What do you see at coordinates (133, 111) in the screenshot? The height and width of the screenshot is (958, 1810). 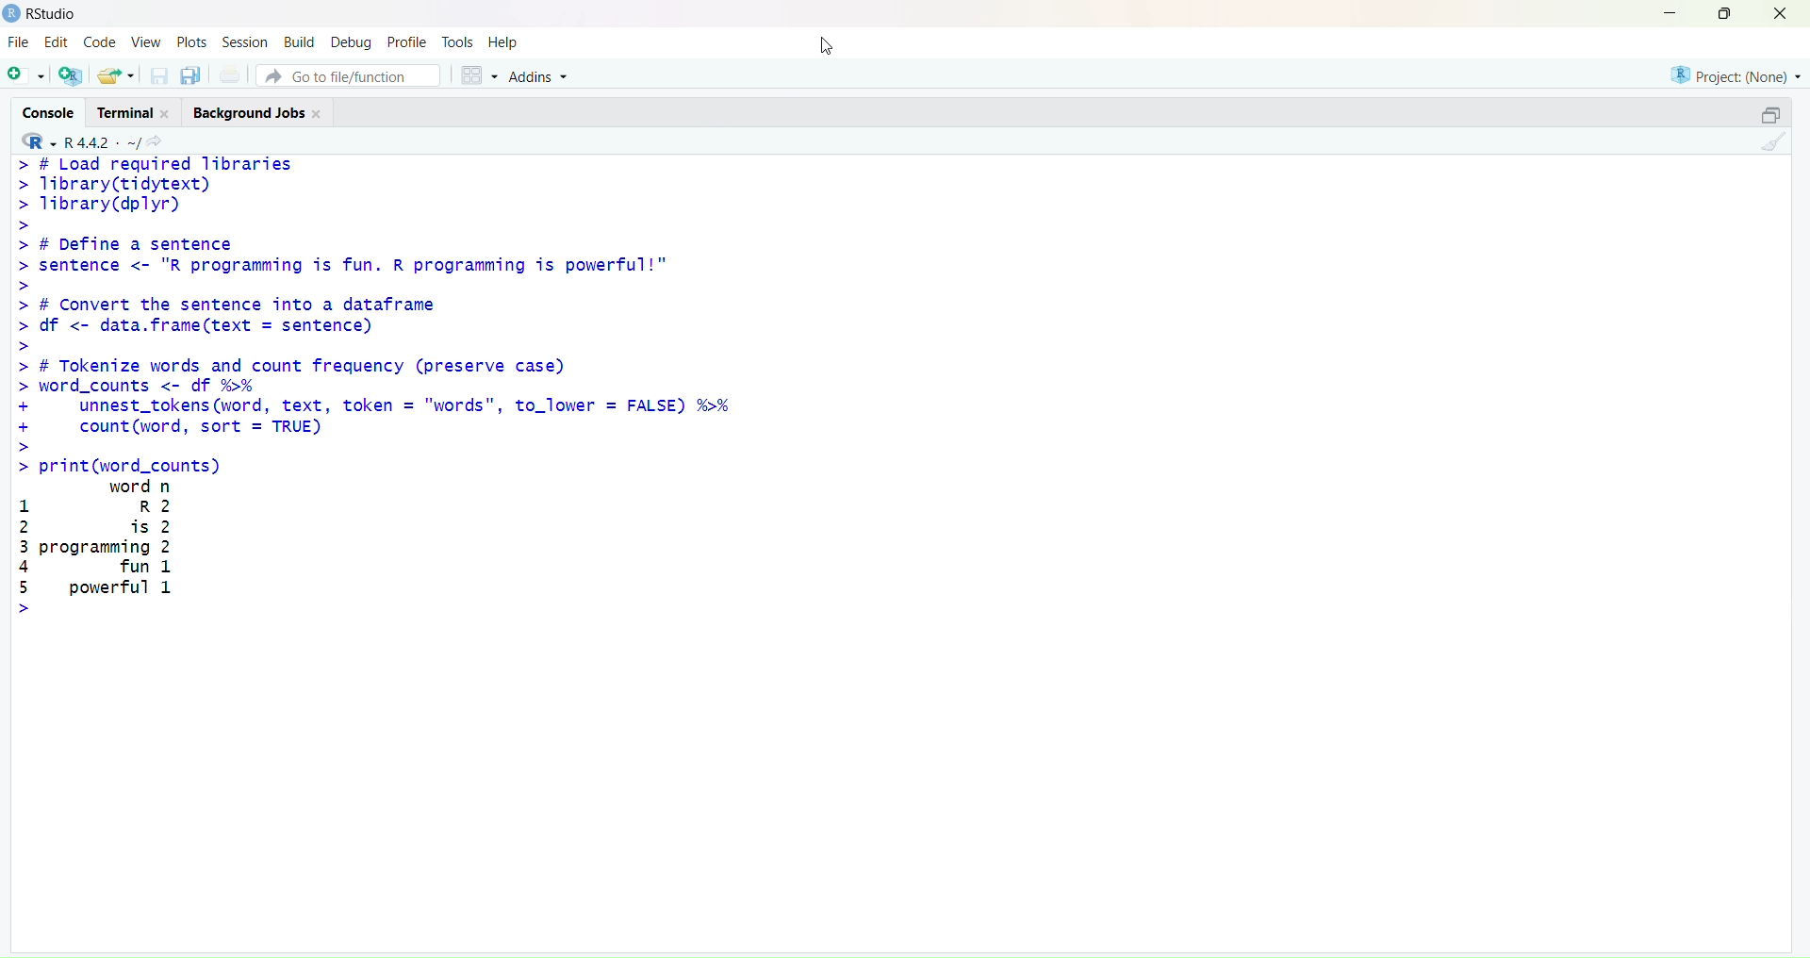 I see `terminal` at bounding box center [133, 111].